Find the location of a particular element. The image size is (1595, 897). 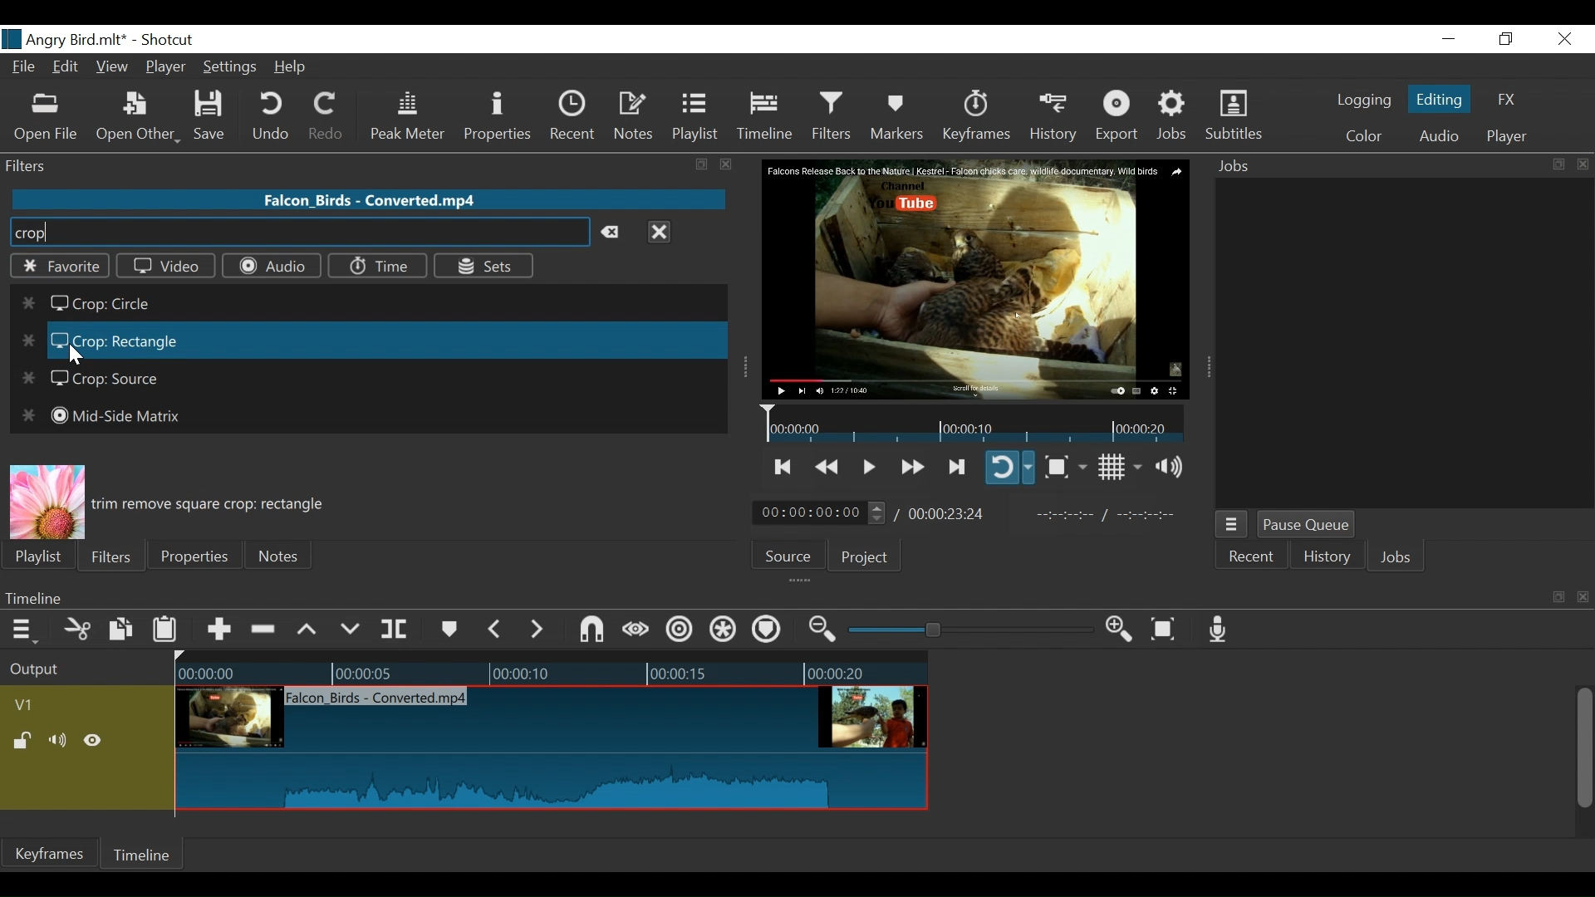

Current Duration is located at coordinates (820, 512).